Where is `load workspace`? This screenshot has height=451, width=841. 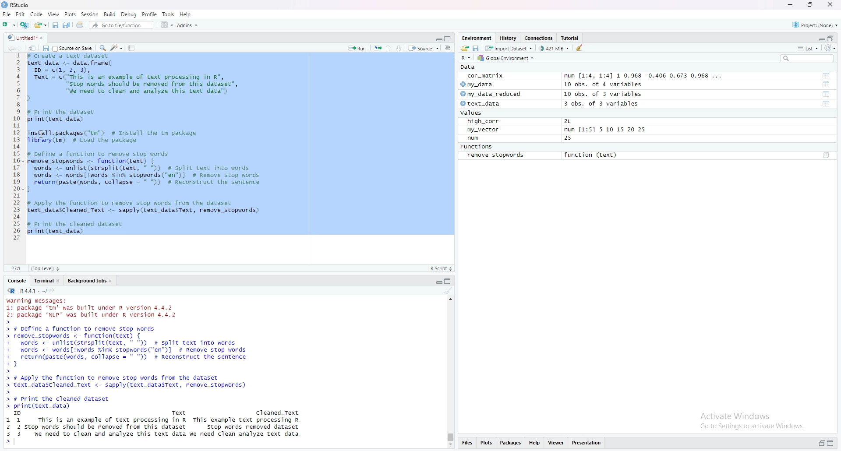
load workspace is located at coordinates (464, 49).